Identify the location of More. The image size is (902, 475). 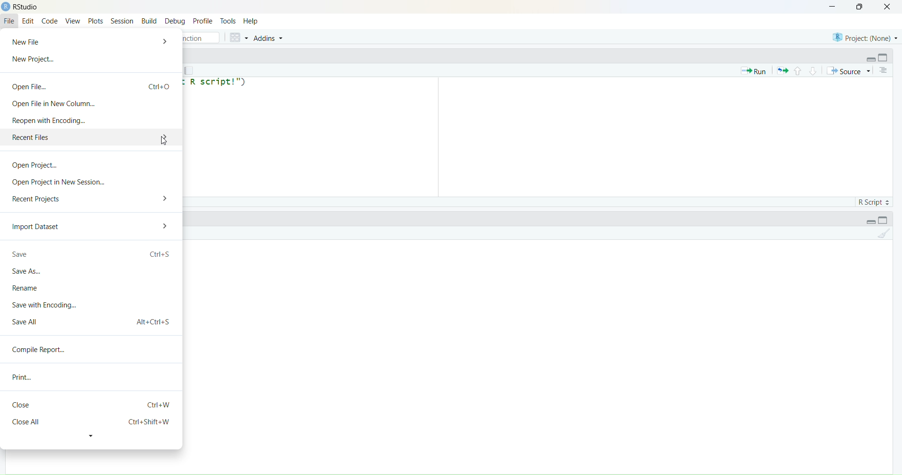
(167, 227).